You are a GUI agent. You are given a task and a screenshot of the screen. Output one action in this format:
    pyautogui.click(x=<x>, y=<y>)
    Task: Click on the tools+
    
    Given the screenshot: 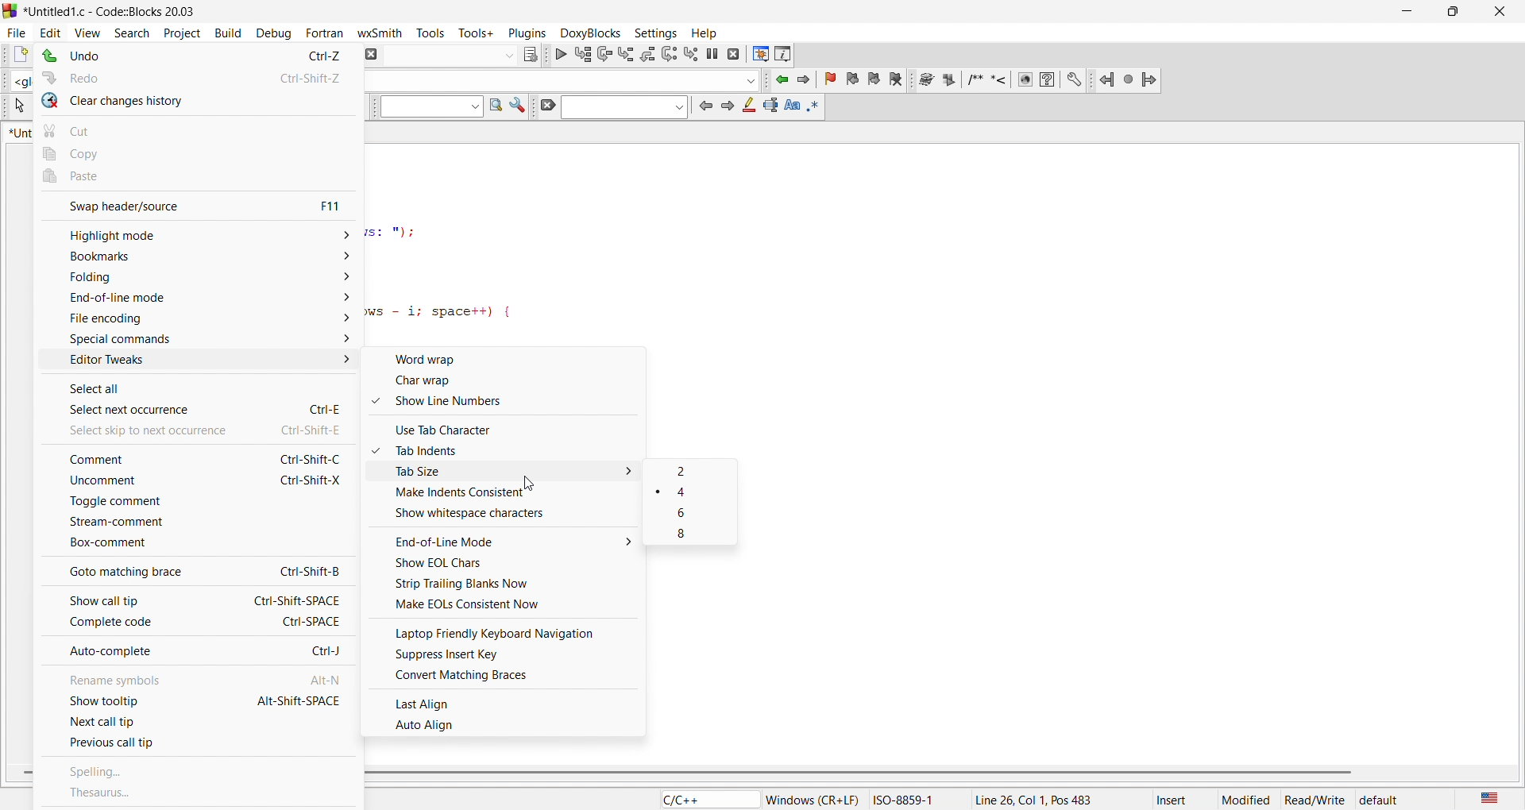 What is the action you would take?
    pyautogui.click(x=479, y=35)
    